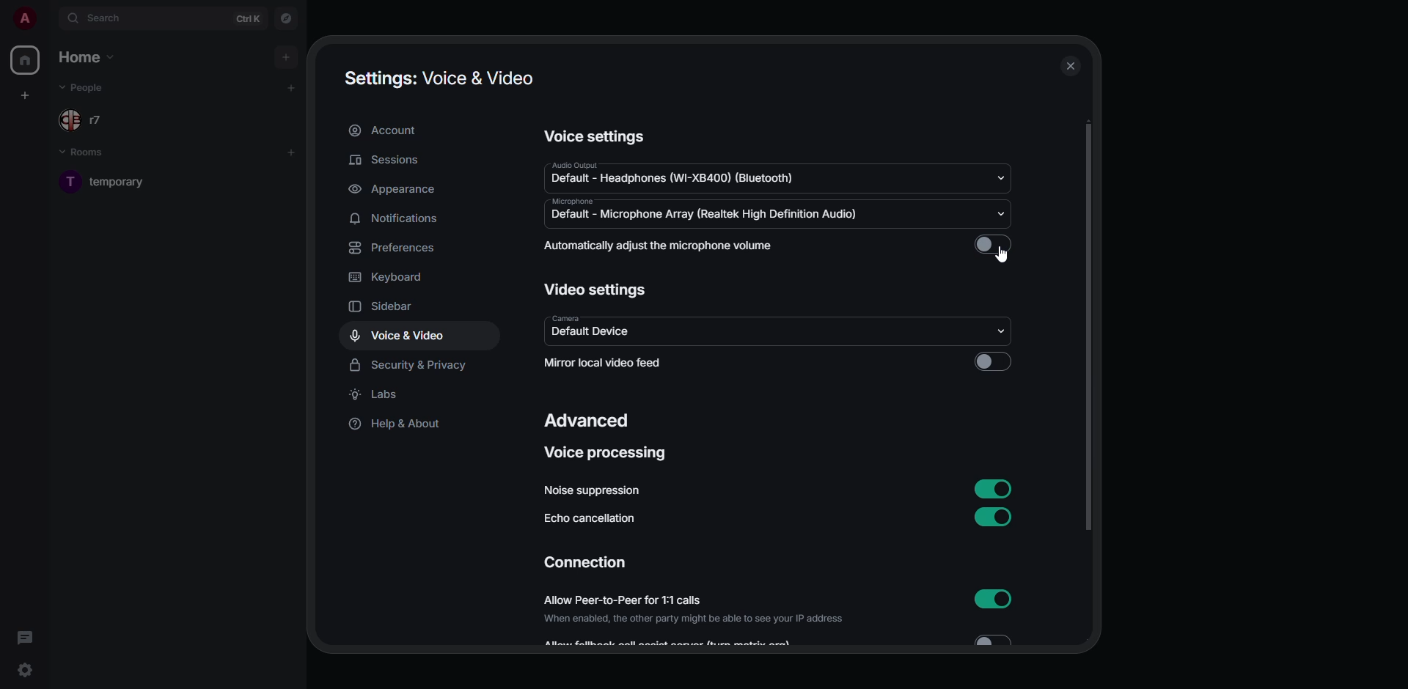 The image size is (1408, 689). What do you see at coordinates (386, 276) in the screenshot?
I see `keyboard` at bounding box center [386, 276].